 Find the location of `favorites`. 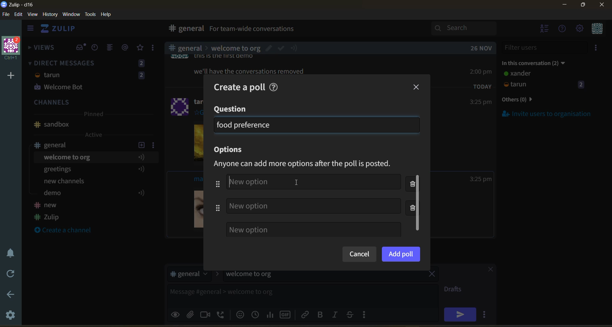

favorites is located at coordinates (141, 48).